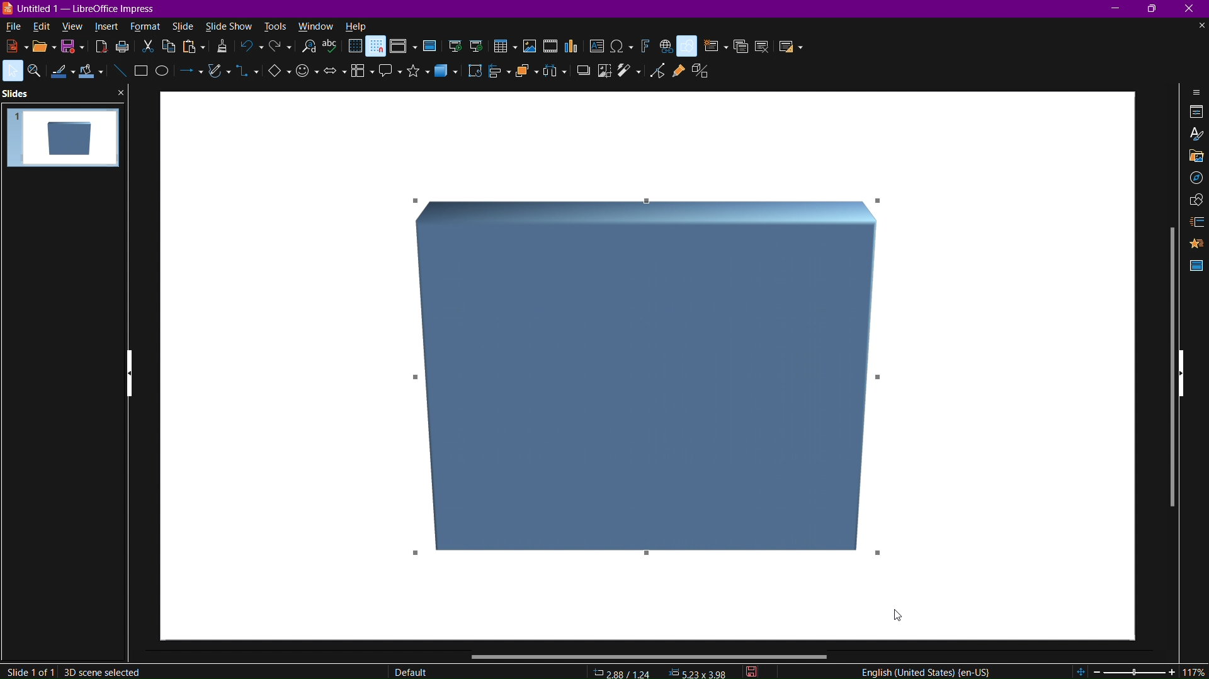  I want to click on Insert Media or Audio, so click(550, 47).